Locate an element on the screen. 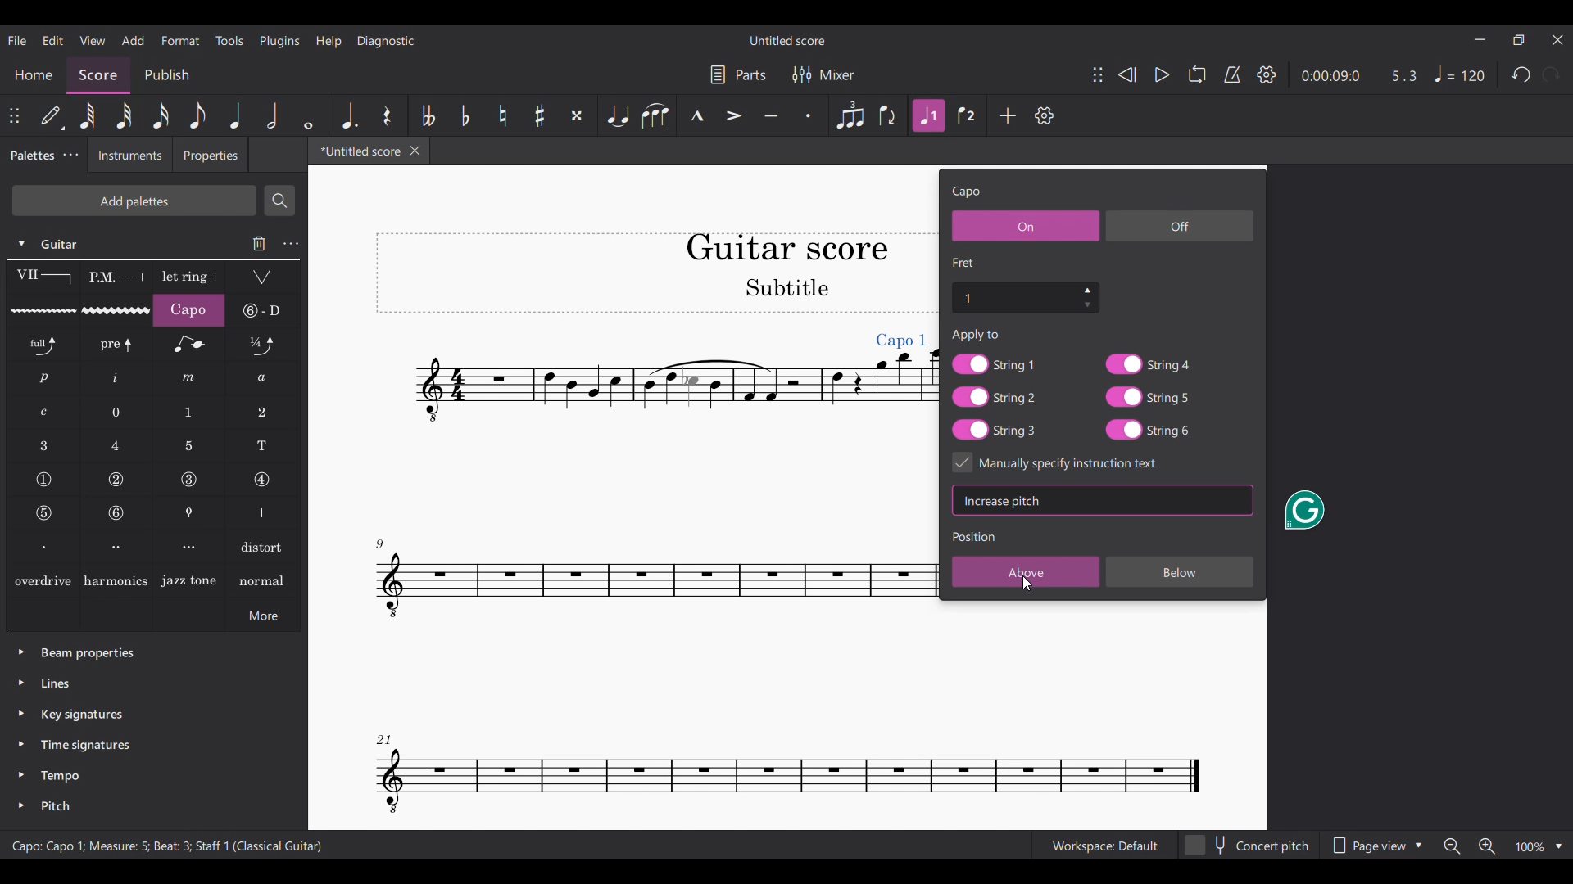  LH guitar fingering 0 is located at coordinates (117, 412).